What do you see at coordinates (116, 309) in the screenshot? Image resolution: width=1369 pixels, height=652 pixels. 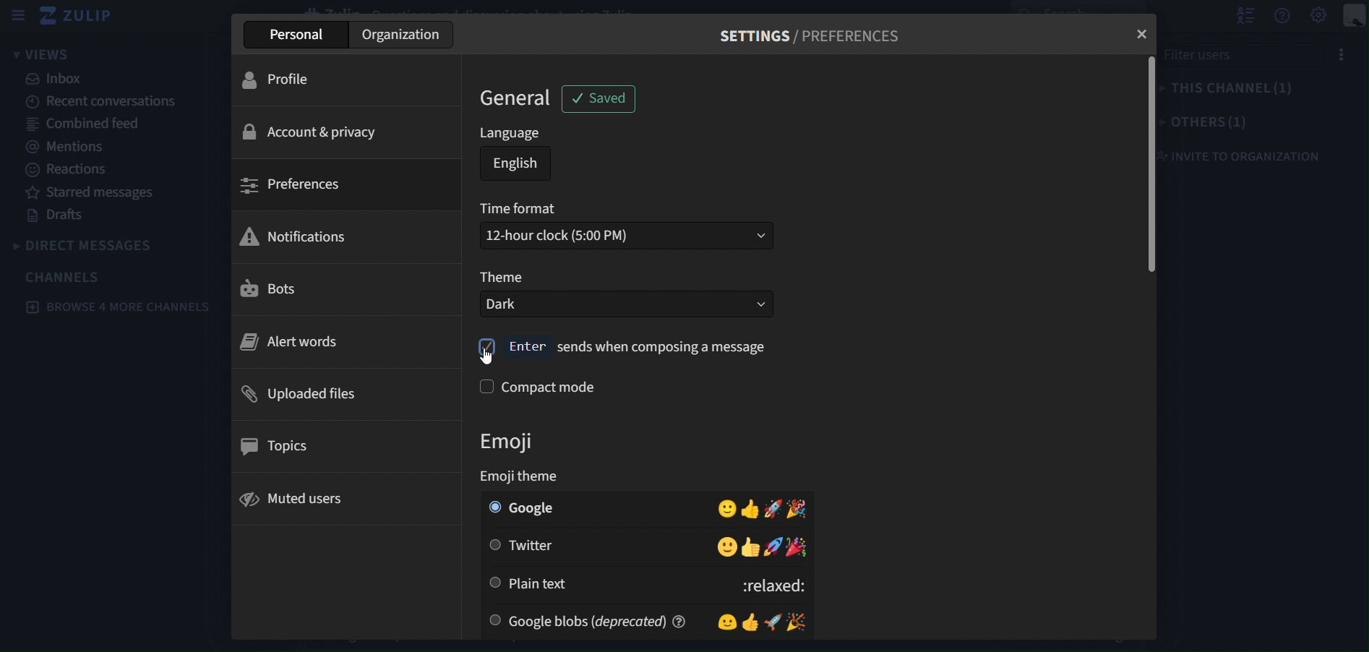 I see `Browse 4 more channels` at bounding box center [116, 309].